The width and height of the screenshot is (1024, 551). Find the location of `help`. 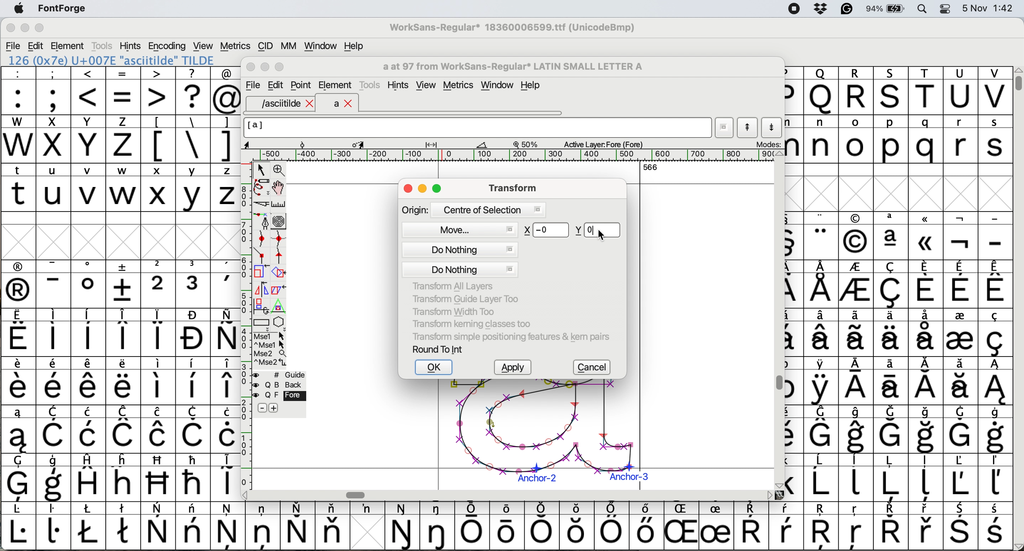

help is located at coordinates (355, 46).